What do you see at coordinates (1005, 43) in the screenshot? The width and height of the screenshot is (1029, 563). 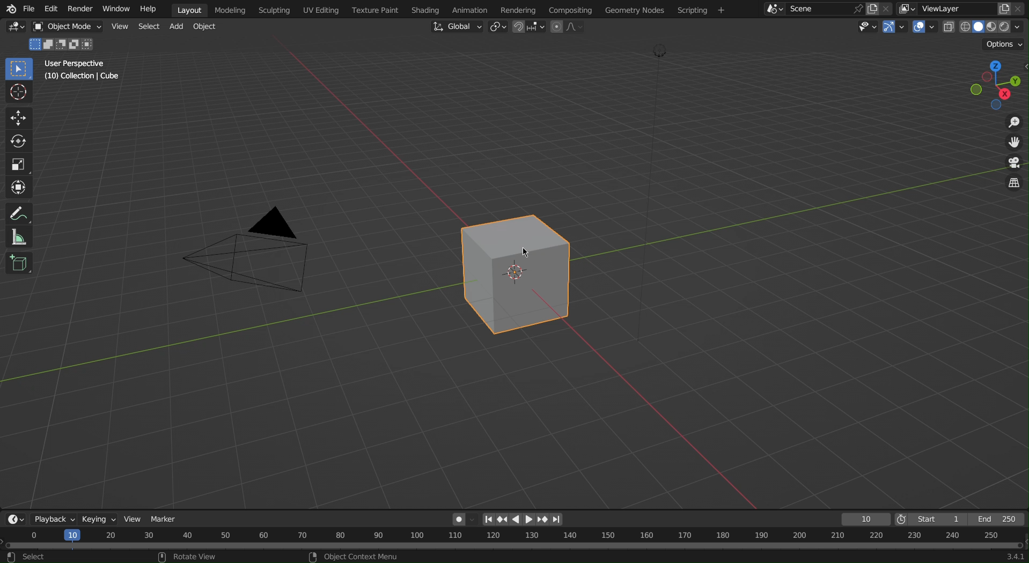 I see `Options` at bounding box center [1005, 43].